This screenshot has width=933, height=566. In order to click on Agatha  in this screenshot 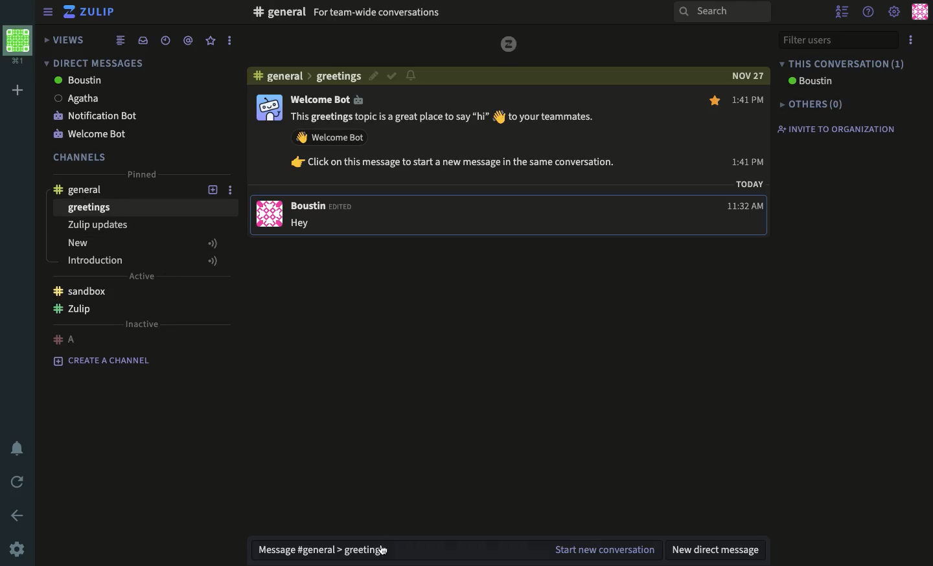, I will do `click(76, 98)`.